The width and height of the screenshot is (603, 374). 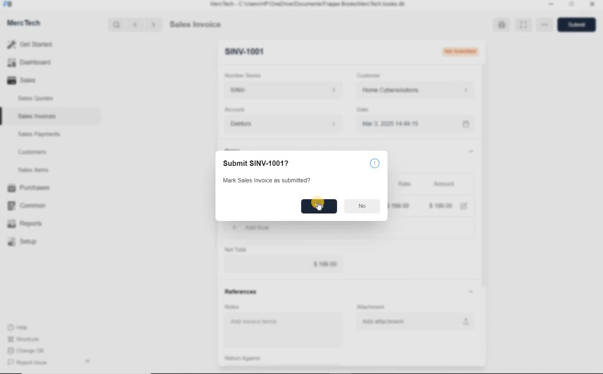 I want to click on mark sales invoice as summited?, so click(x=266, y=181).